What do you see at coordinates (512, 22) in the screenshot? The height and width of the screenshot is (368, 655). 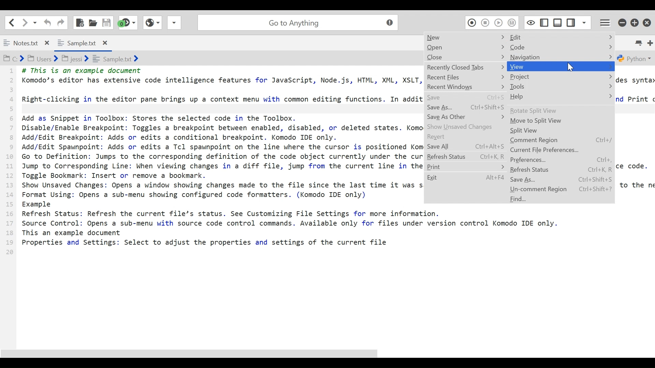 I see `Save Macro to Toolbox as Superscript` at bounding box center [512, 22].